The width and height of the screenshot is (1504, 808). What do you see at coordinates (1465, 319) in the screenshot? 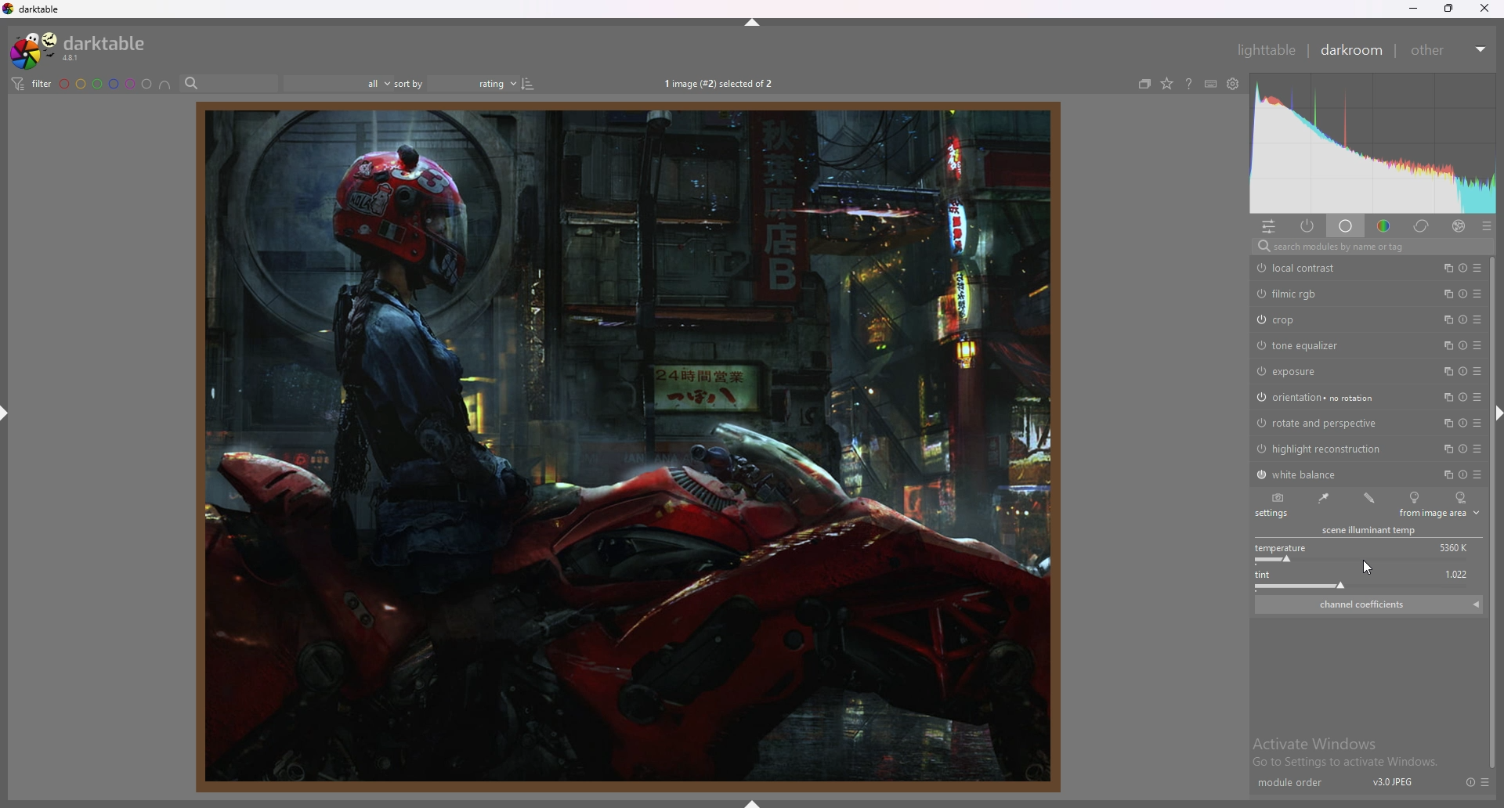
I see `reset` at bounding box center [1465, 319].